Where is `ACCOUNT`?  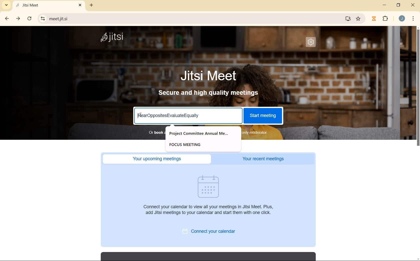
ACCOUNT is located at coordinates (402, 19).